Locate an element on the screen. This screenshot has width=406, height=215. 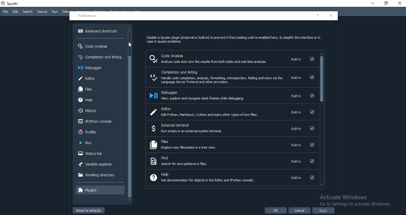
code analysis is located at coordinates (100, 45).